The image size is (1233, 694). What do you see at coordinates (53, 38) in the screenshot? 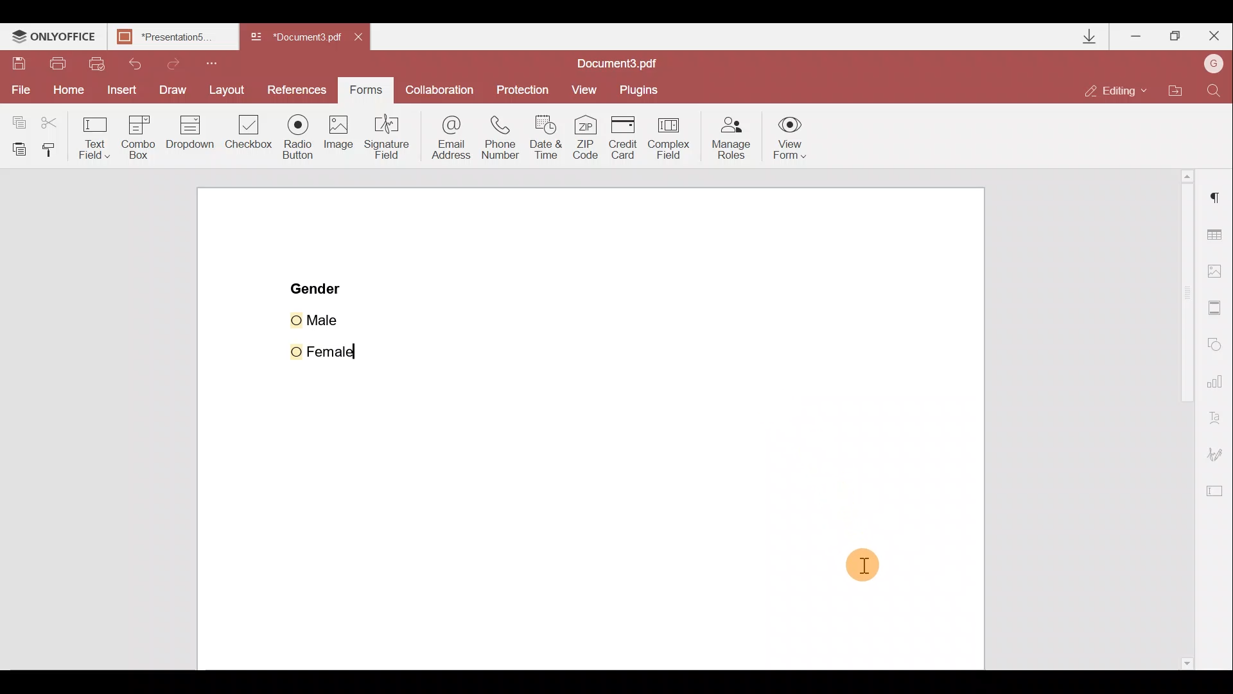
I see `ONLYOFFICE` at bounding box center [53, 38].